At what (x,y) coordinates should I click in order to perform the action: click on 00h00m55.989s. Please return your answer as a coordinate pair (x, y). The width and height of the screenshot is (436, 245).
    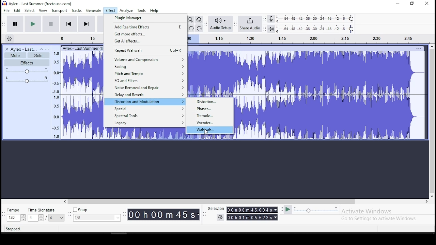
    Looking at the image, I should click on (252, 210).